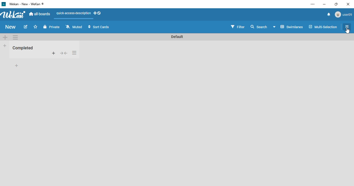 This screenshot has height=186, width=354. I want to click on list actions, so click(348, 26).